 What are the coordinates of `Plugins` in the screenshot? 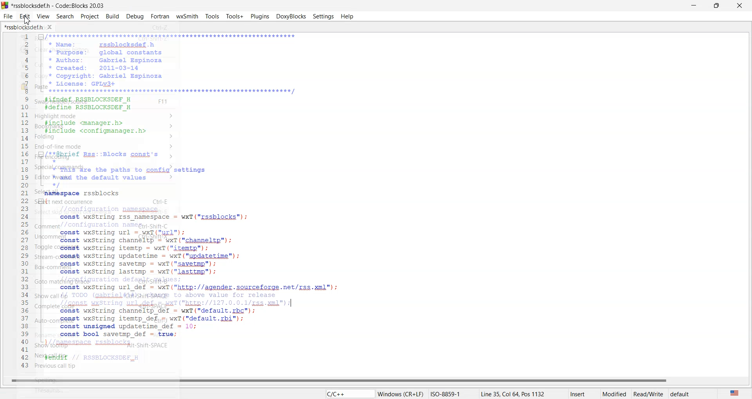 It's located at (260, 17).